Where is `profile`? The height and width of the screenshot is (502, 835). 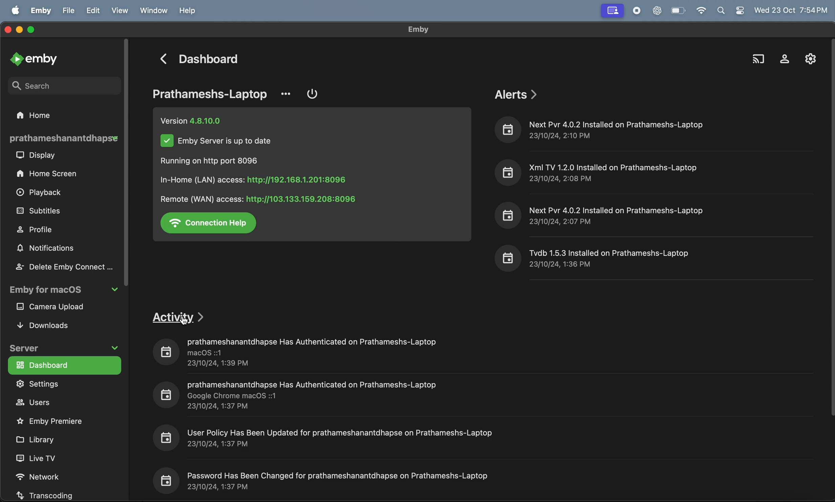 profile is located at coordinates (43, 229).